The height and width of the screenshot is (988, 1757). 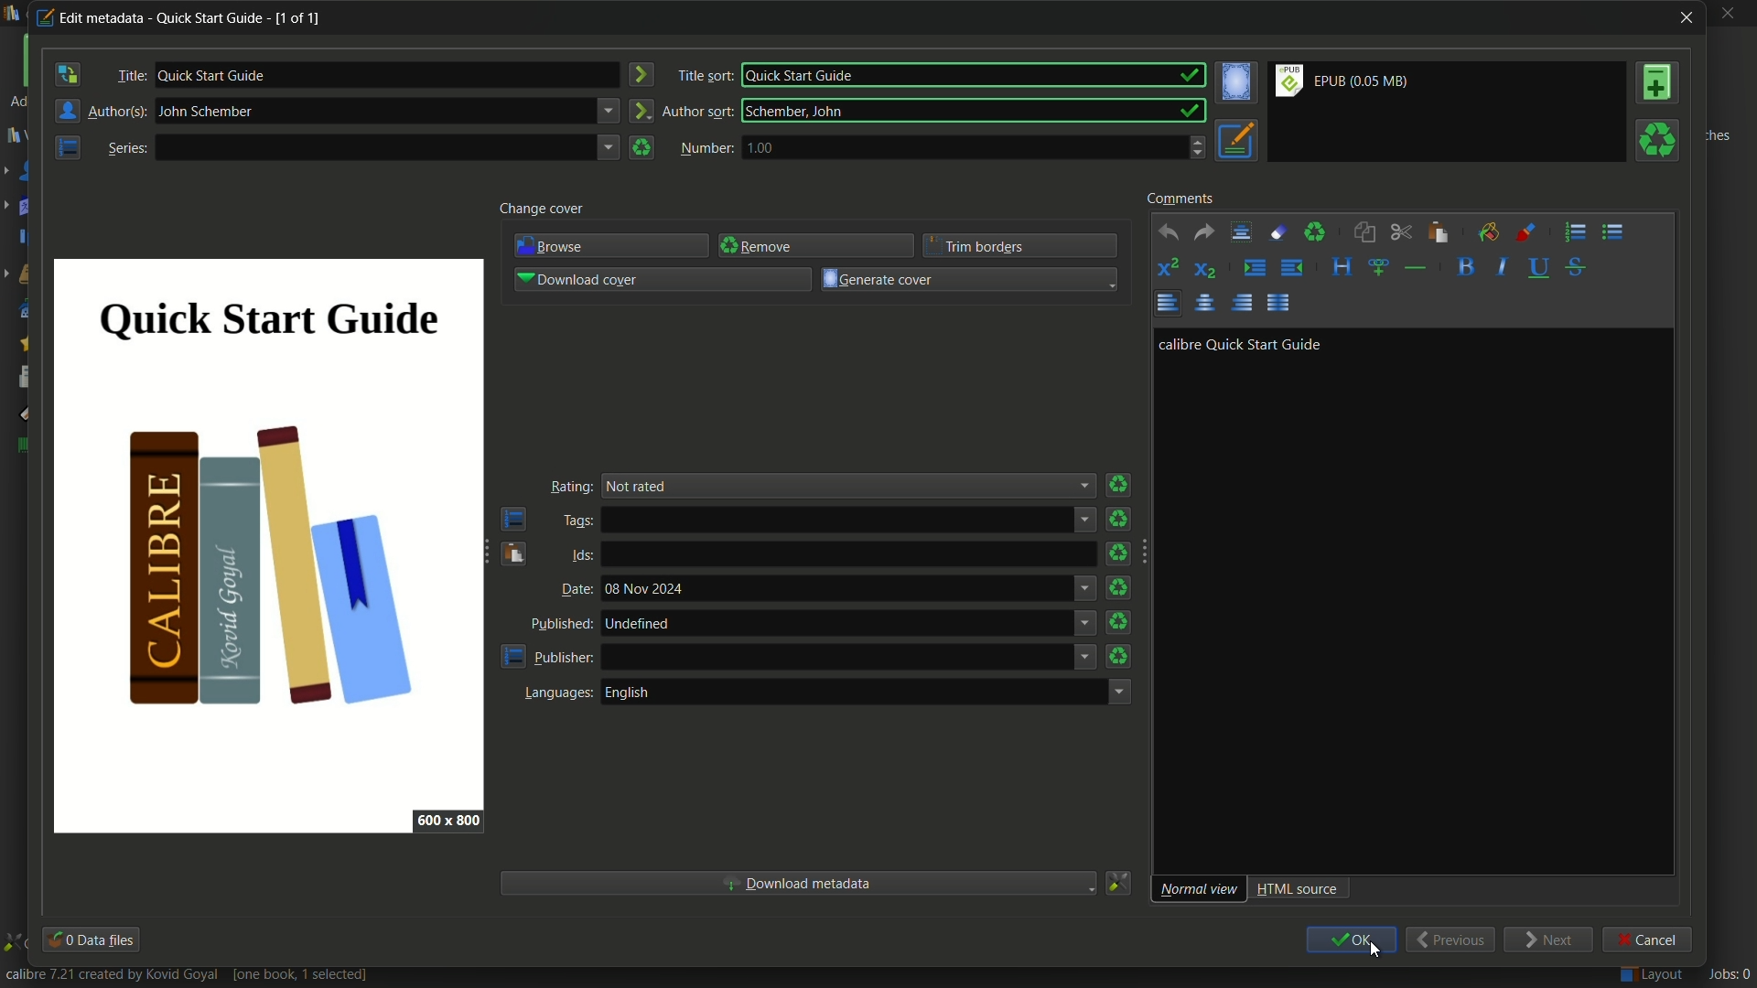 What do you see at coordinates (1280, 236) in the screenshot?
I see `remove` at bounding box center [1280, 236].